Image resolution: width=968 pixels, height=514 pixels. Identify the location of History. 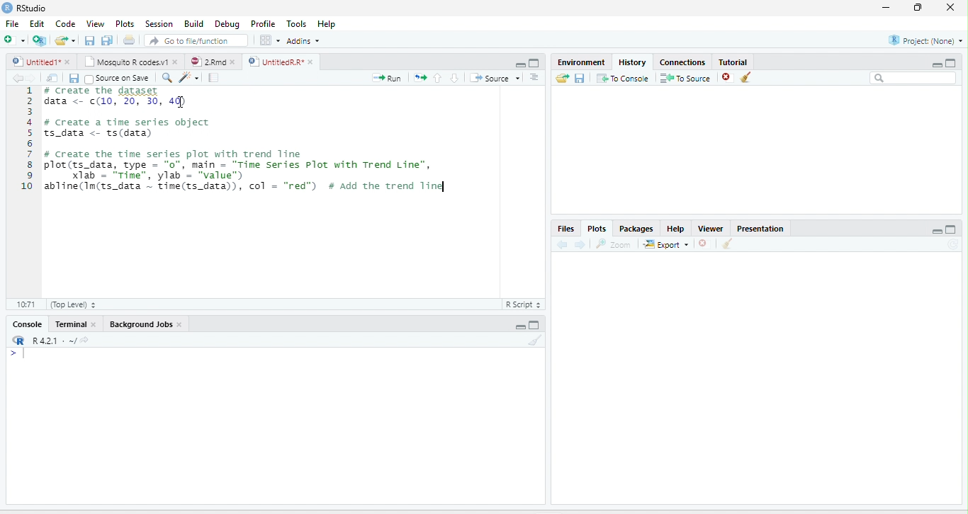
(633, 62).